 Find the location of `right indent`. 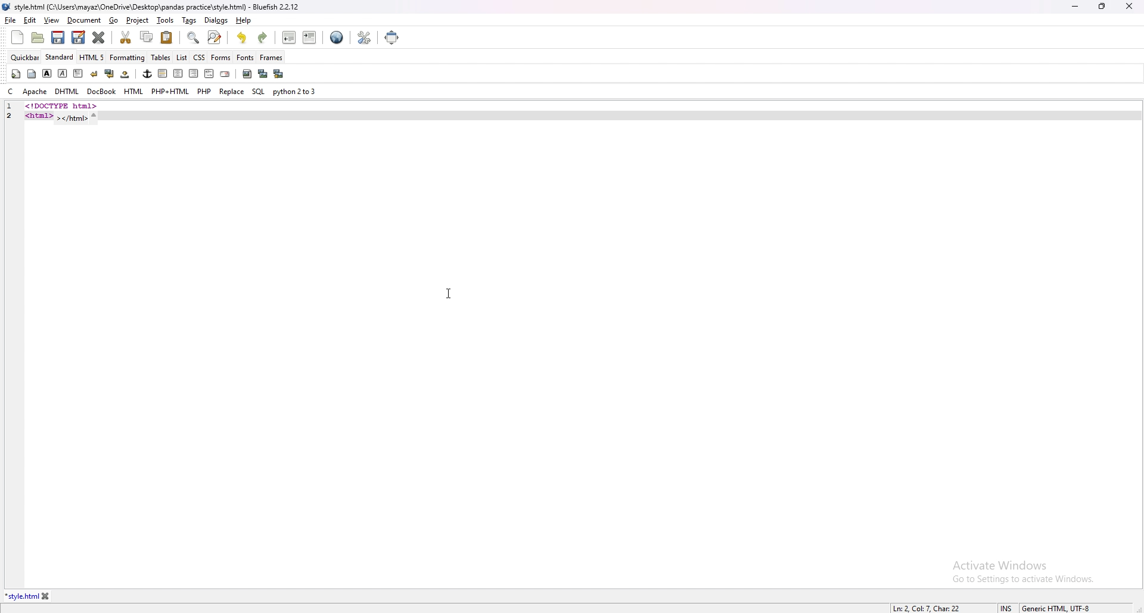

right indent is located at coordinates (192, 73).